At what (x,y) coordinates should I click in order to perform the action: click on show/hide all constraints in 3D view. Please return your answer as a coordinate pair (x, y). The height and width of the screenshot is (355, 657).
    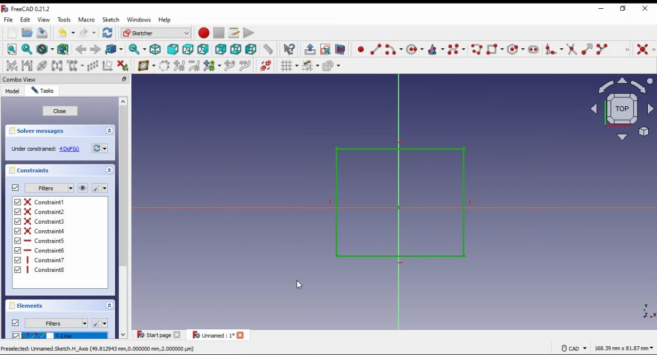
    Looking at the image, I should click on (83, 188).